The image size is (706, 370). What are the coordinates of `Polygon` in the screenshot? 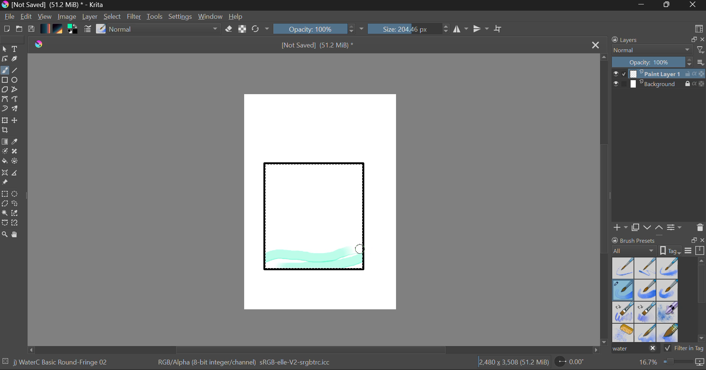 It's located at (4, 90).